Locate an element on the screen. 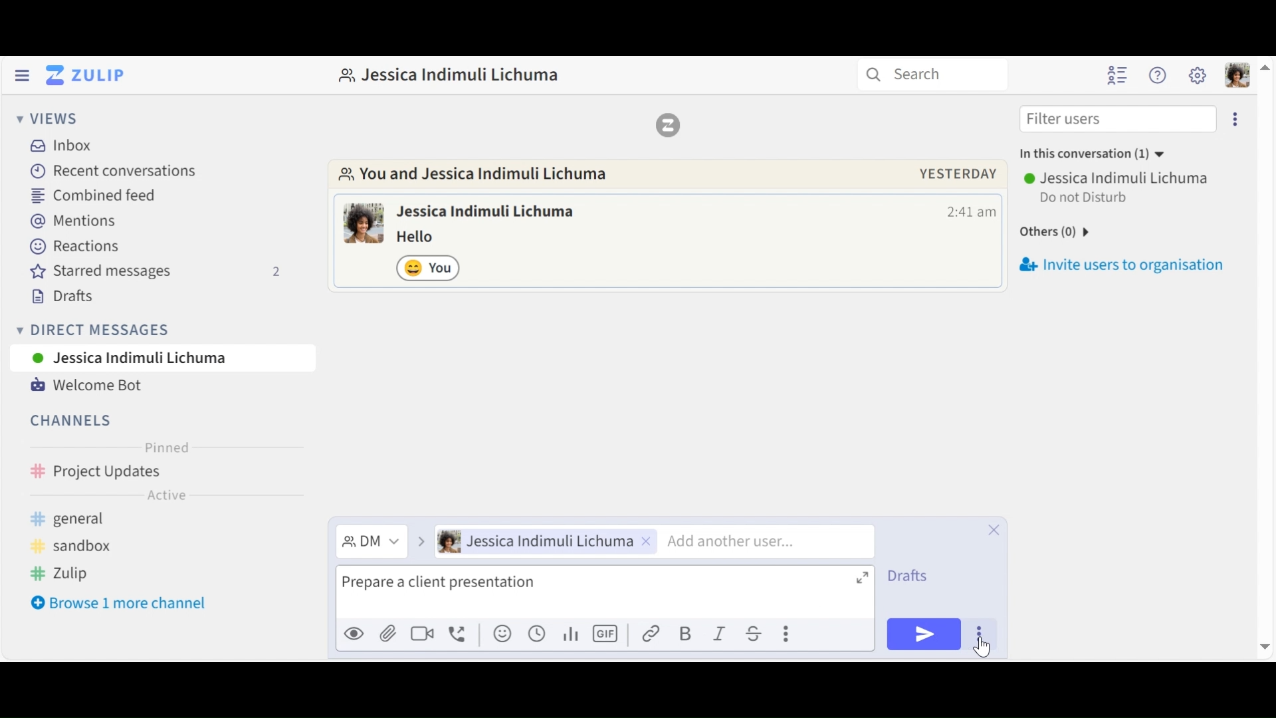 This screenshot has width=1276, height=718. Direct Message is located at coordinates (370, 541).